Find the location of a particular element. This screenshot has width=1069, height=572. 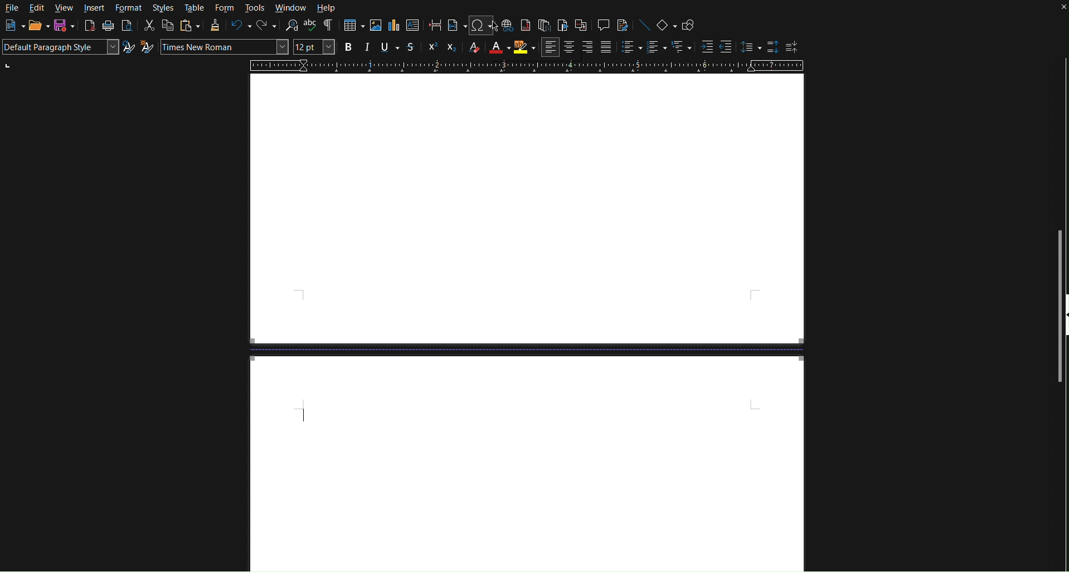

New is located at coordinates (11, 26).